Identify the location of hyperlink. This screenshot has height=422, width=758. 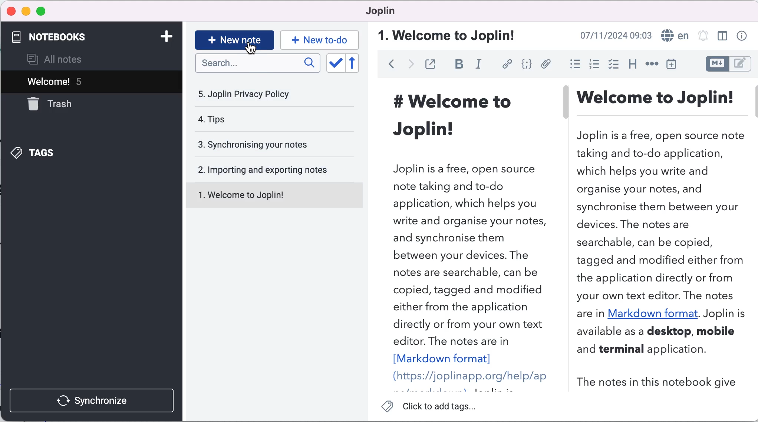
(505, 65).